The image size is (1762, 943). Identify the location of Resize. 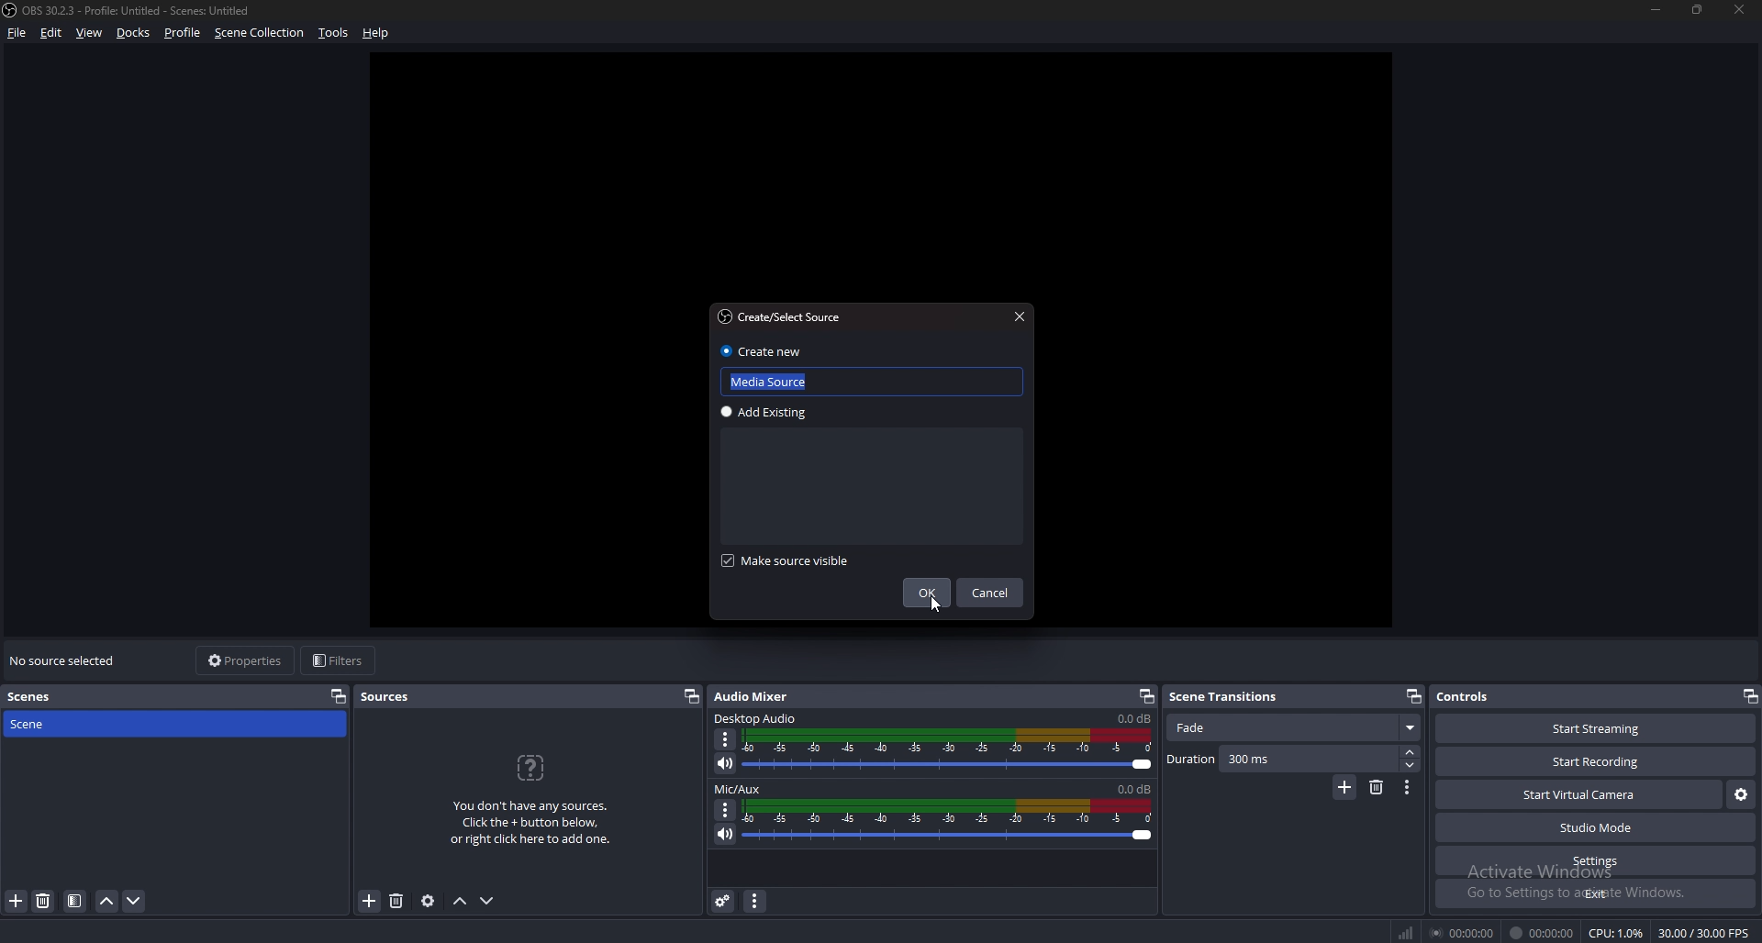
(1698, 8).